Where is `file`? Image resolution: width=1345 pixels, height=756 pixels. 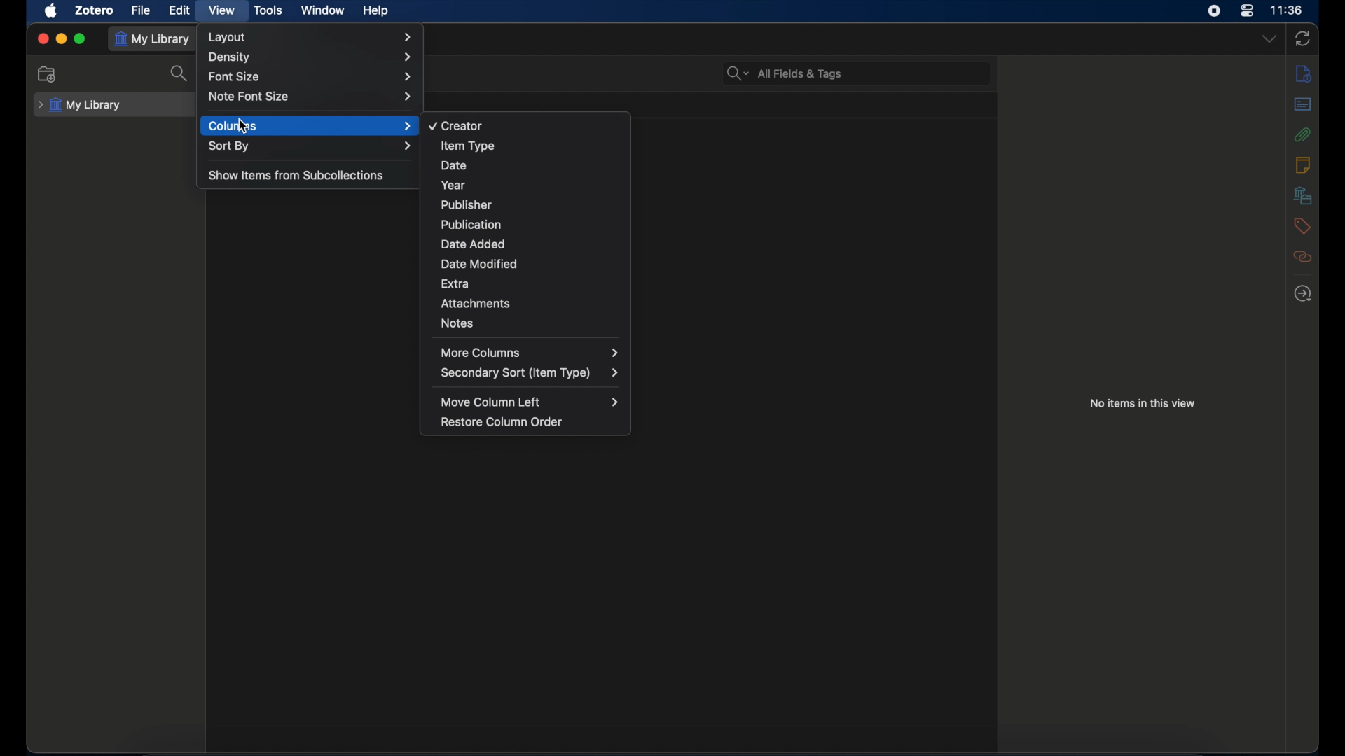
file is located at coordinates (140, 11).